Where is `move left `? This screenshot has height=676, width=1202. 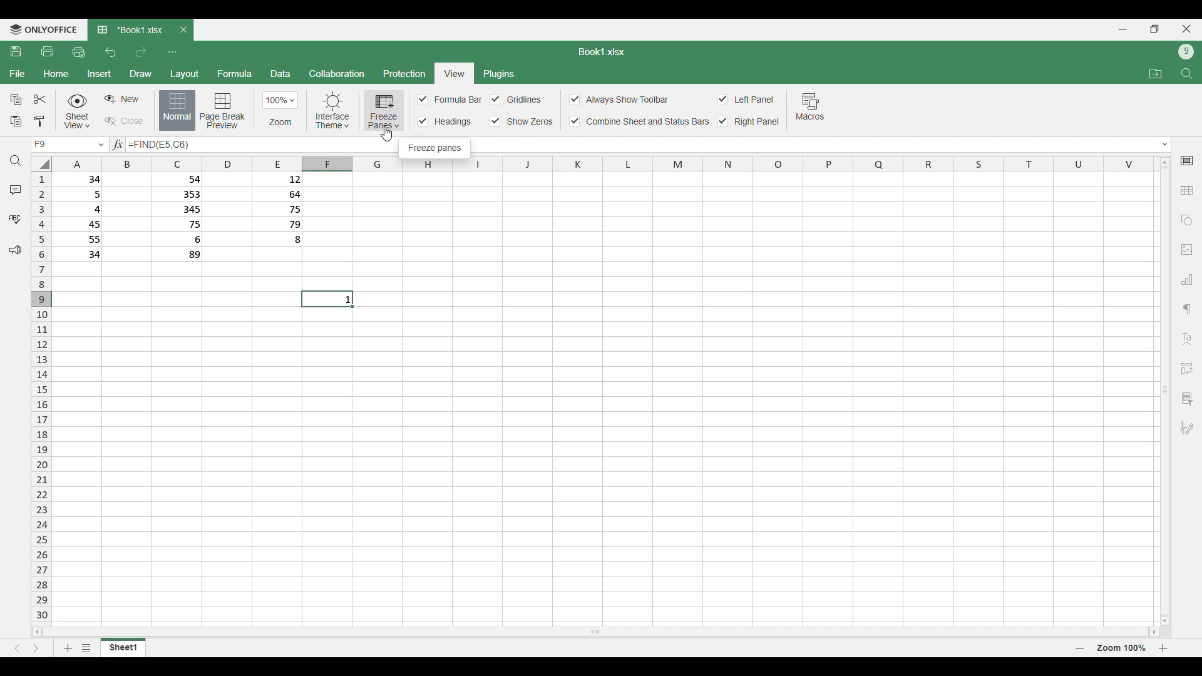 move left  is located at coordinates (38, 635).